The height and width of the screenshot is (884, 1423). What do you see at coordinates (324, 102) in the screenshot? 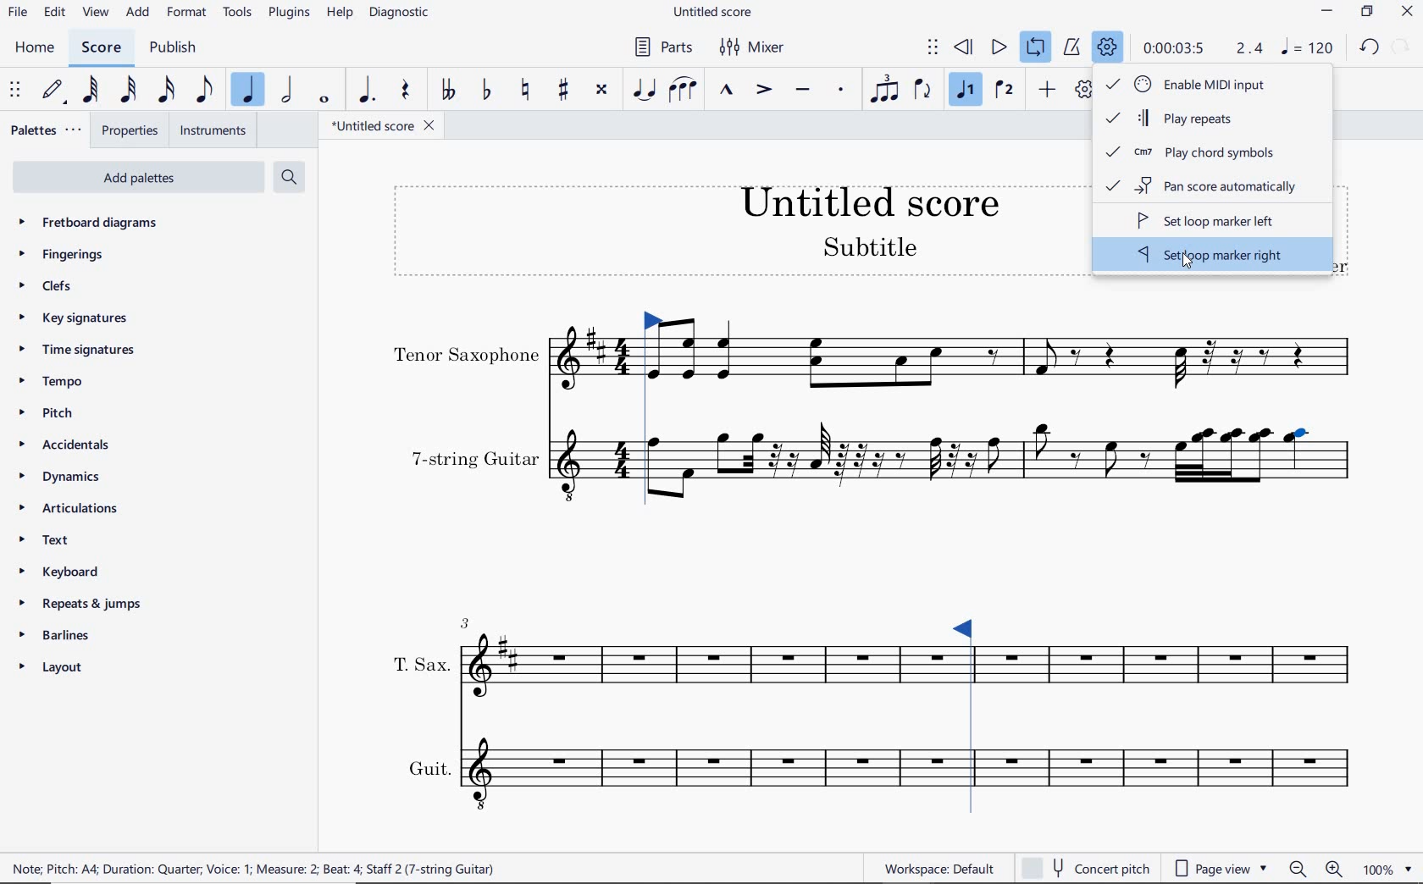
I see `WHOLE NOTE` at bounding box center [324, 102].